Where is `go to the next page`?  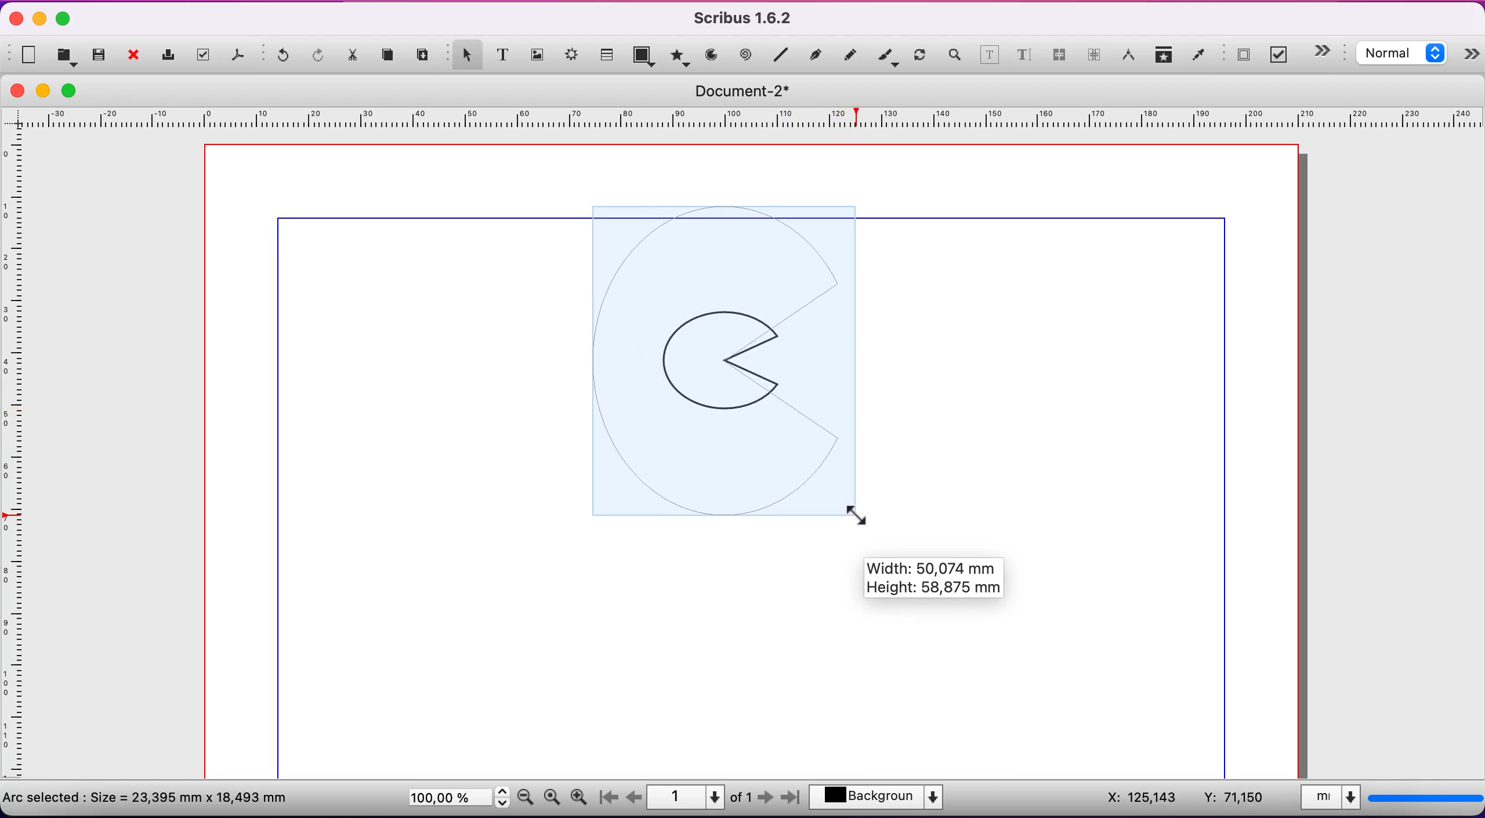
go to the next page is located at coordinates (767, 800).